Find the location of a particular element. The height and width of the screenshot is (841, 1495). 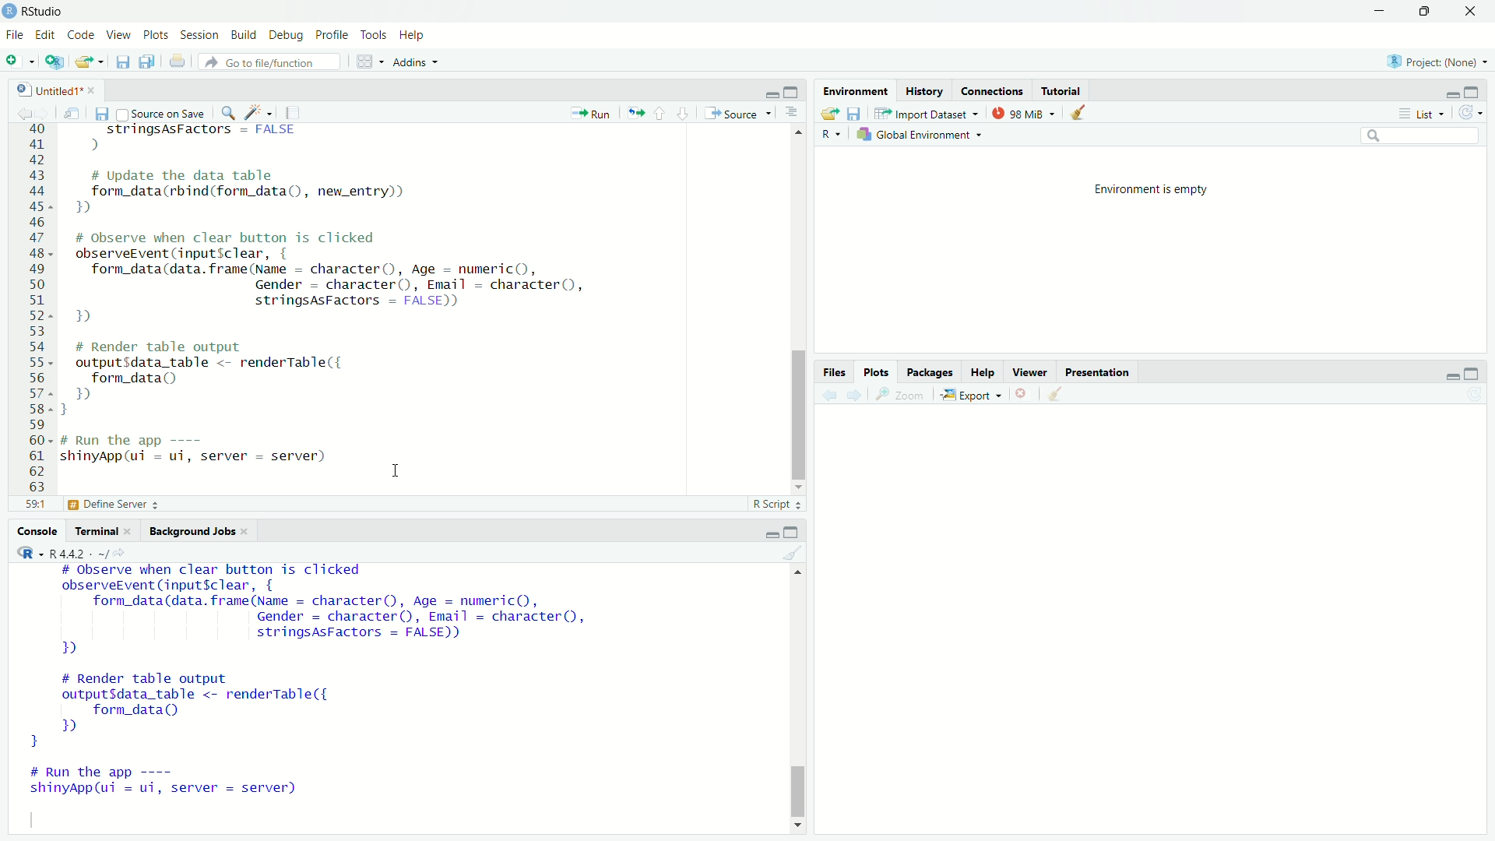

create a project is located at coordinates (55, 62).